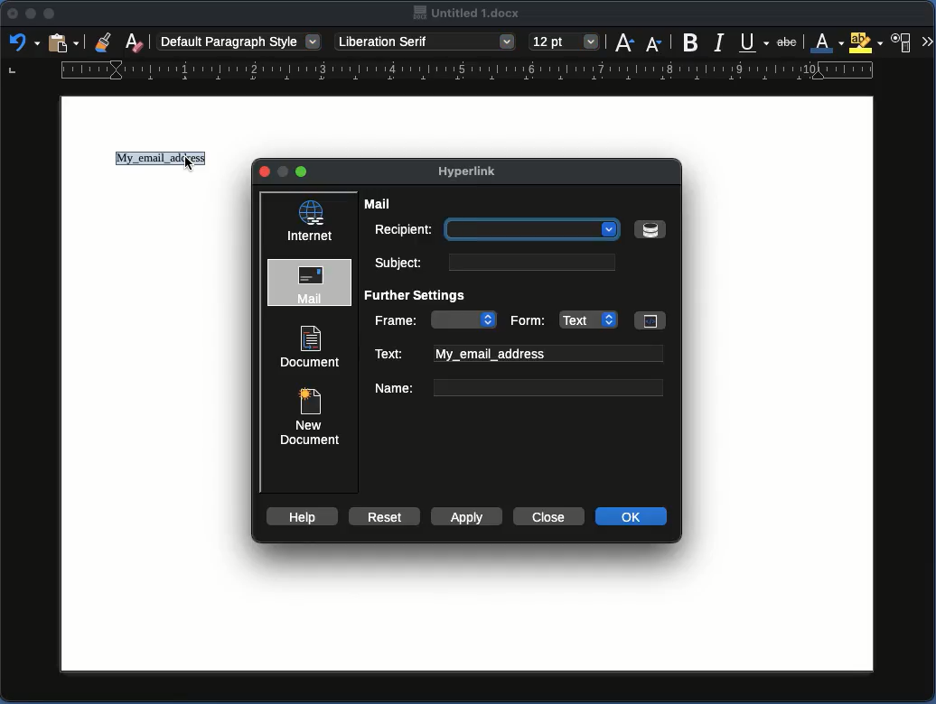 The height and width of the screenshot is (704, 936). What do you see at coordinates (421, 296) in the screenshot?
I see `Further settings` at bounding box center [421, 296].